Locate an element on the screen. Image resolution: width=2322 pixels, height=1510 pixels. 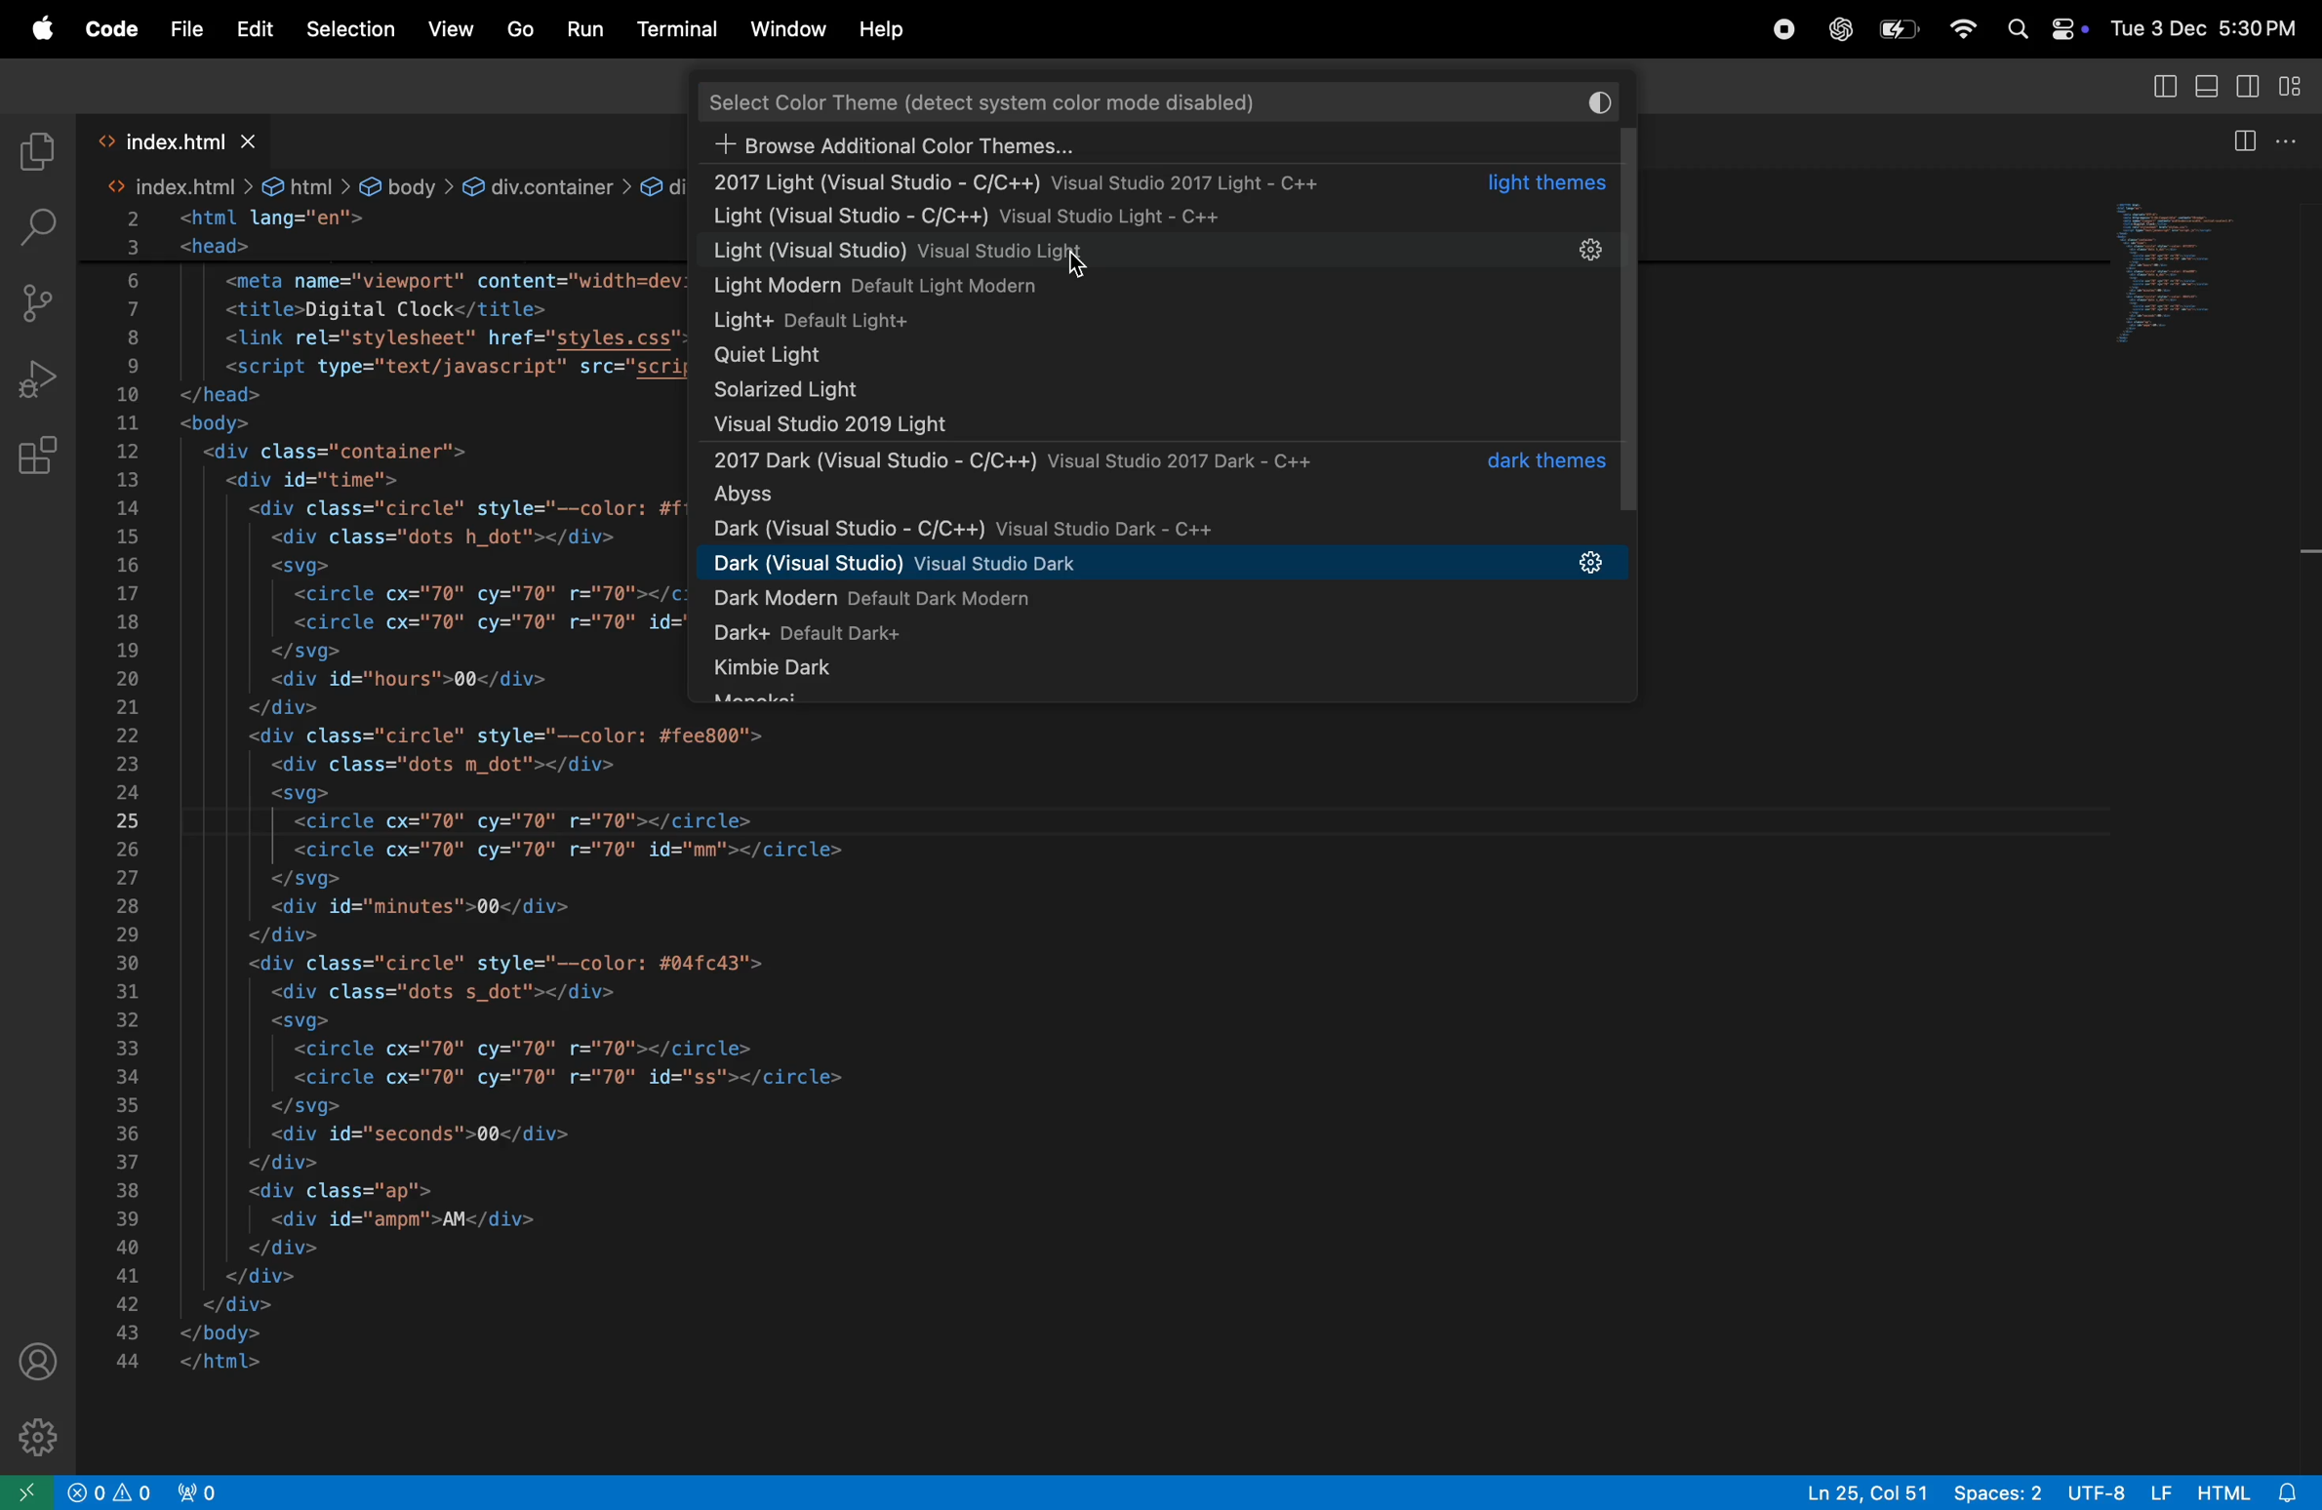
source control is located at coordinates (38, 299).